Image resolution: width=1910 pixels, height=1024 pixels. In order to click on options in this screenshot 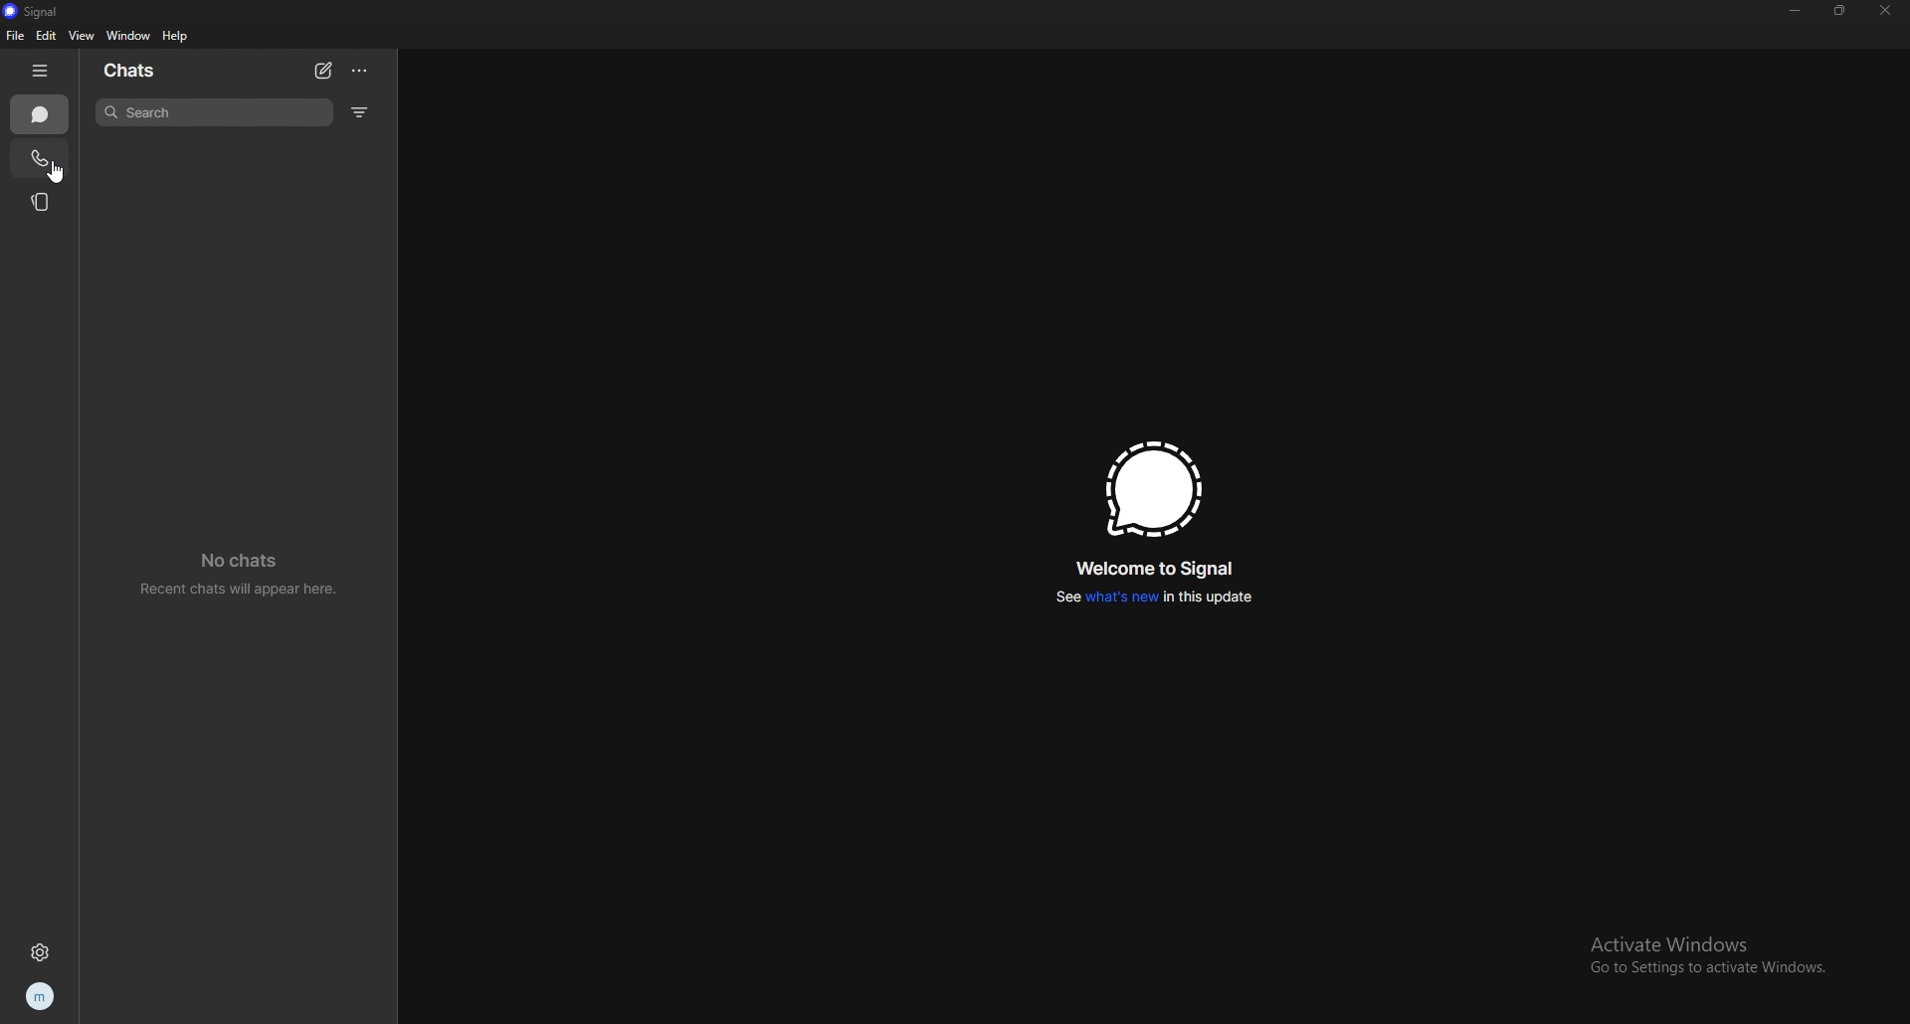, I will do `click(361, 71)`.